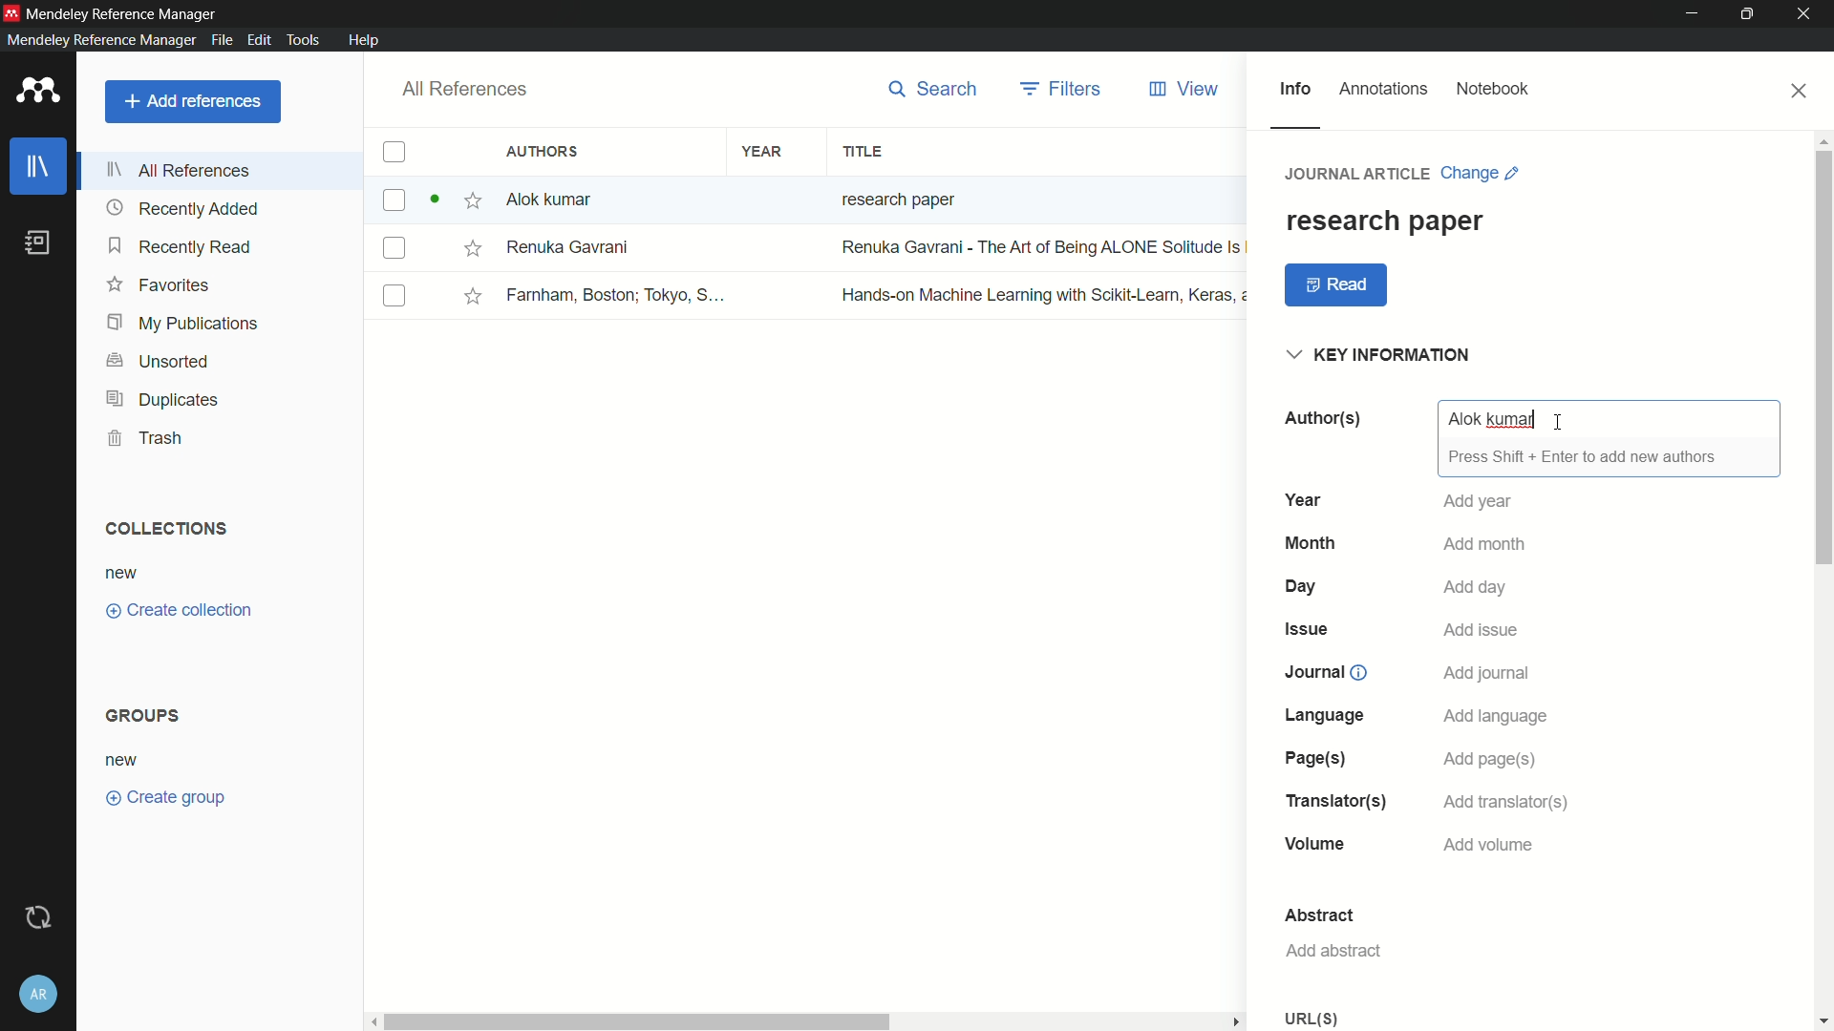  What do you see at coordinates (220, 39) in the screenshot?
I see `file menu` at bounding box center [220, 39].